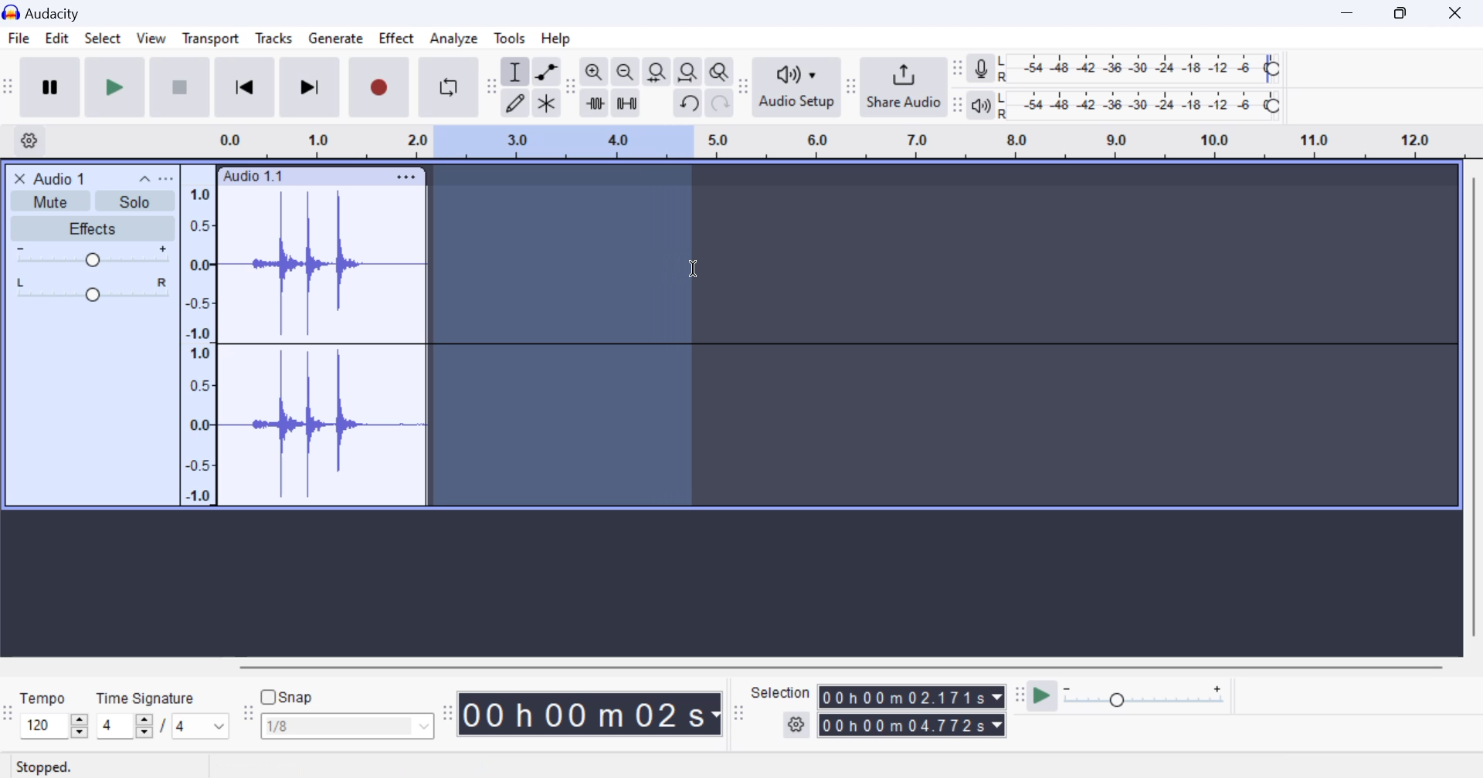  I want to click on Effect, so click(397, 41).